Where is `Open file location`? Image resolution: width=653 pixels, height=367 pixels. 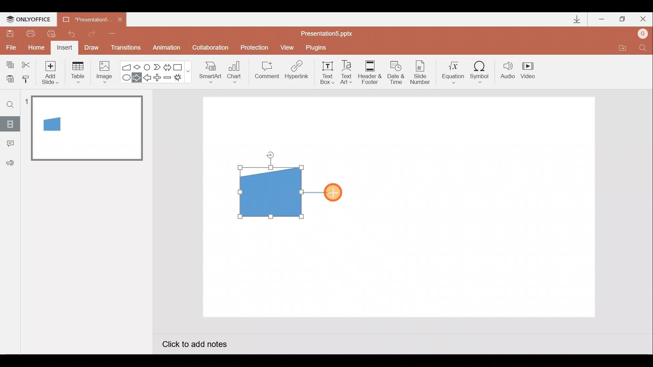
Open file location is located at coordinates (622, 49).